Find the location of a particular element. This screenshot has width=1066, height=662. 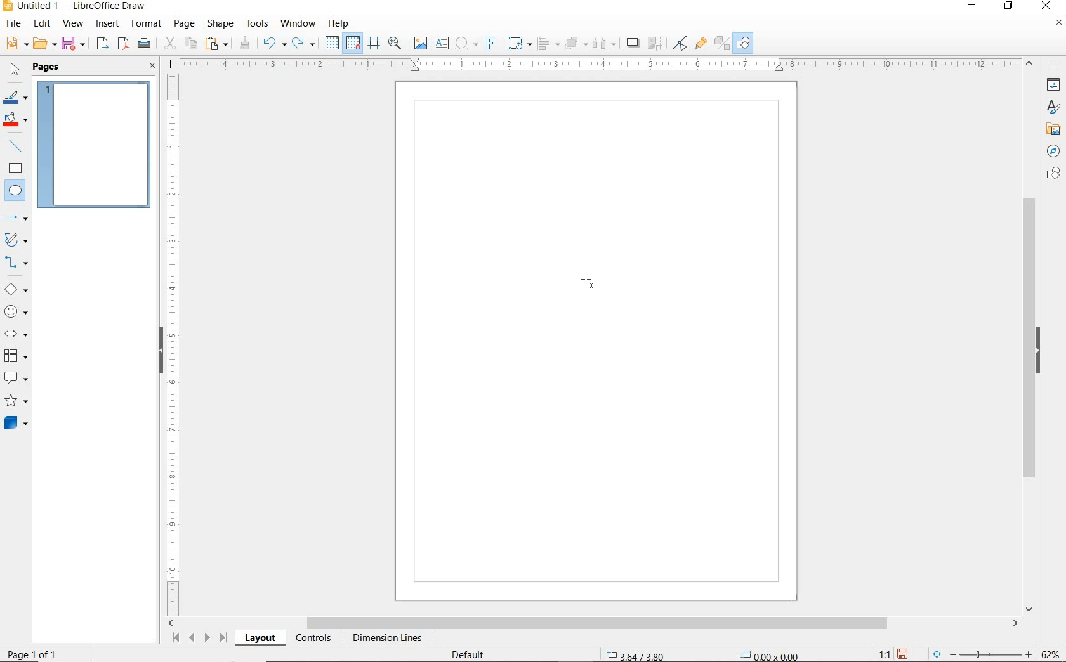

NAVIGATOR is located at coordinates (1050, 152).